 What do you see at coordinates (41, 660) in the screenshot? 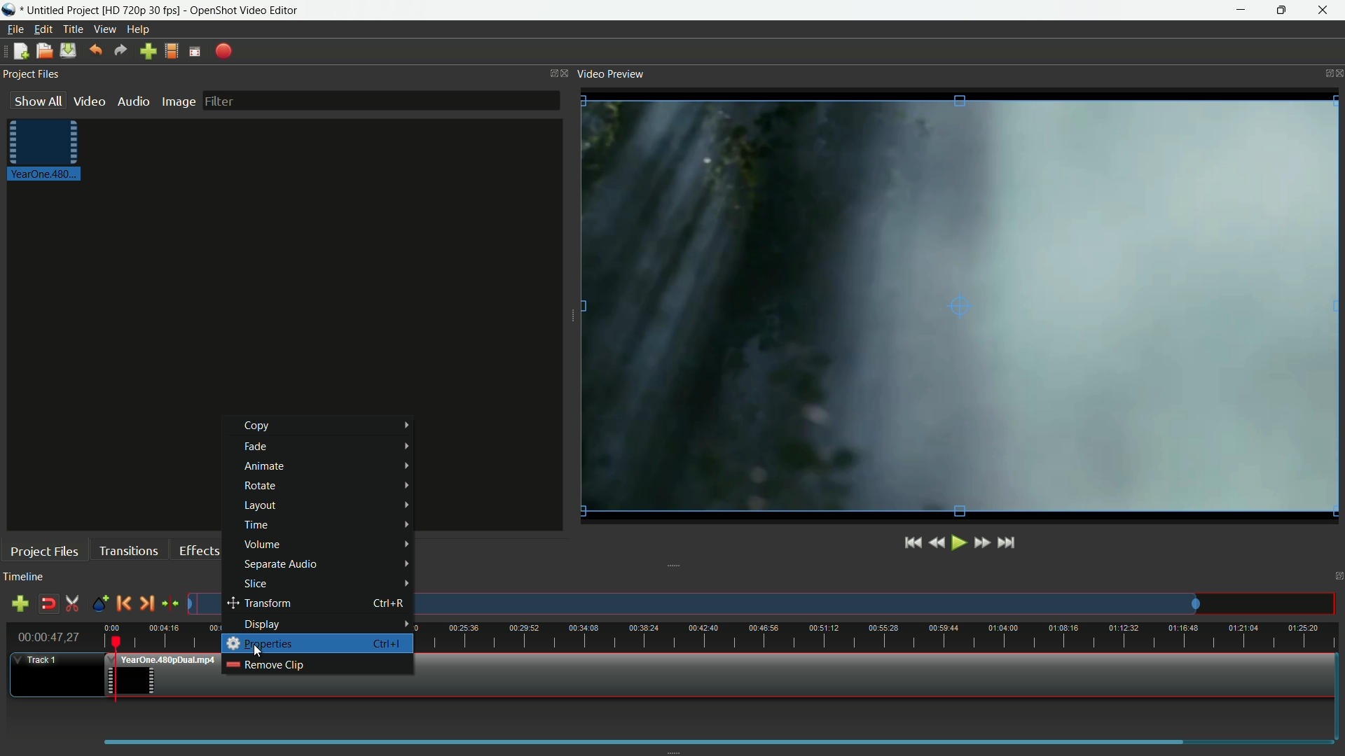
I see `track 1` at bounding box center [41, 660].